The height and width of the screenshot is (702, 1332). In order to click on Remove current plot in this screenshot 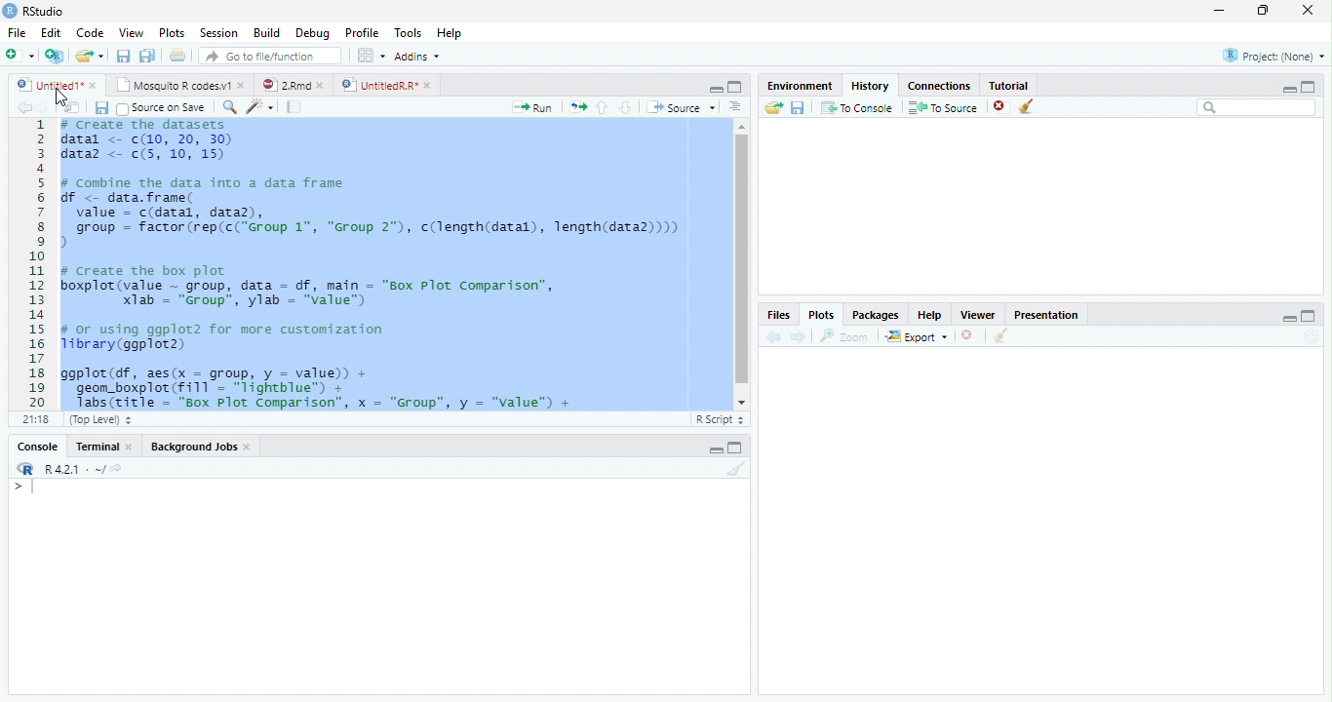, I will do `click(970, 335)`.